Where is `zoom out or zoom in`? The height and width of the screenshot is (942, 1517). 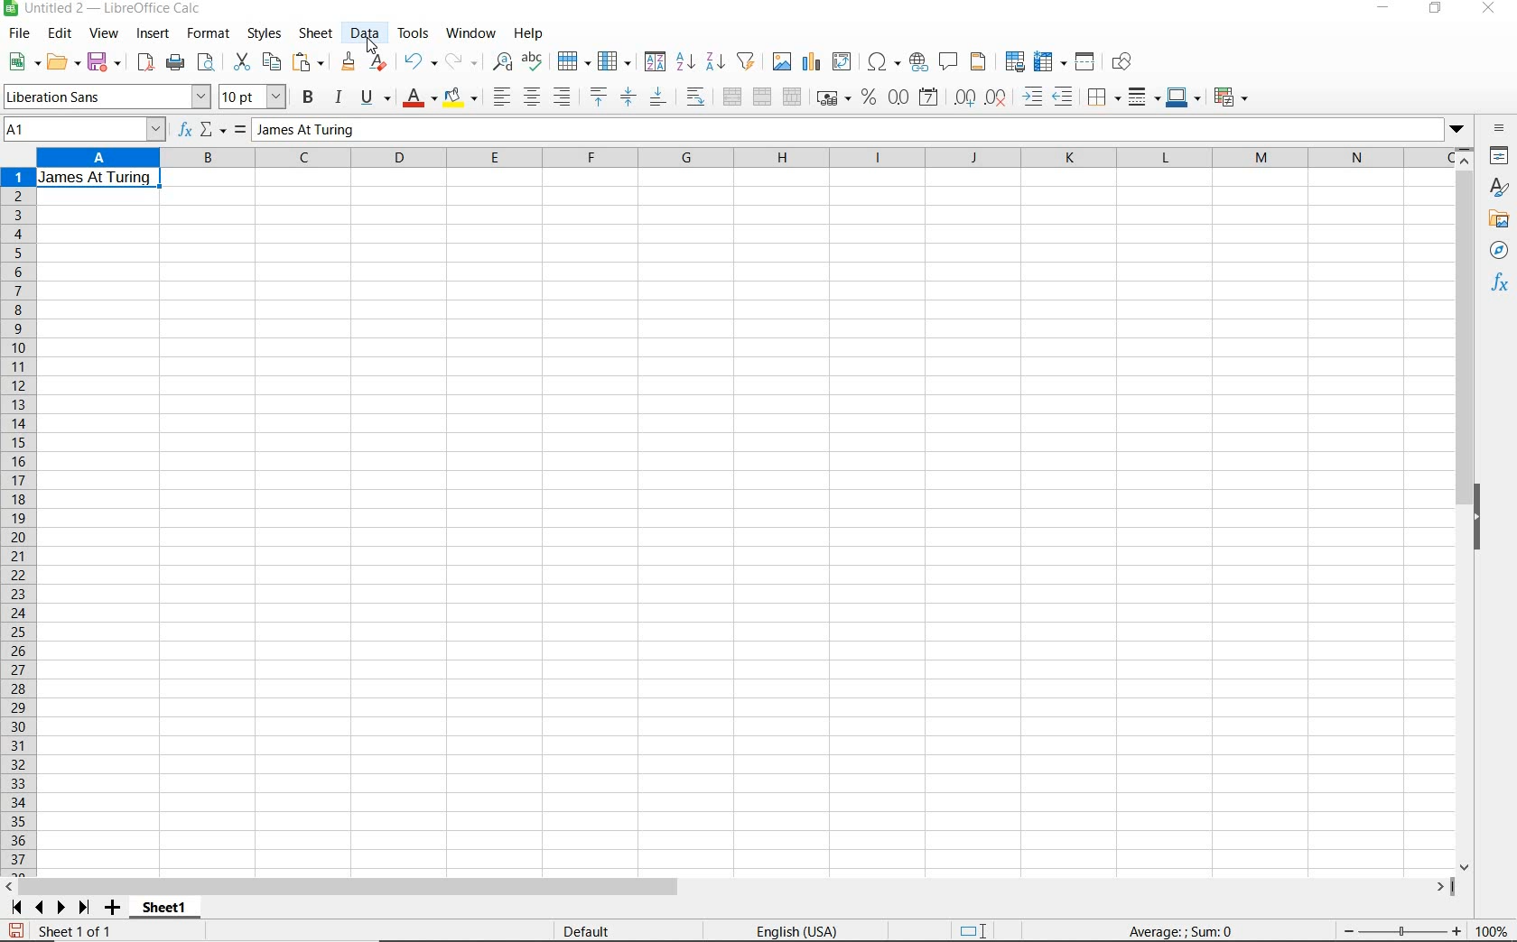 zoom out or zoom in is located at coordinates (1403, 932).